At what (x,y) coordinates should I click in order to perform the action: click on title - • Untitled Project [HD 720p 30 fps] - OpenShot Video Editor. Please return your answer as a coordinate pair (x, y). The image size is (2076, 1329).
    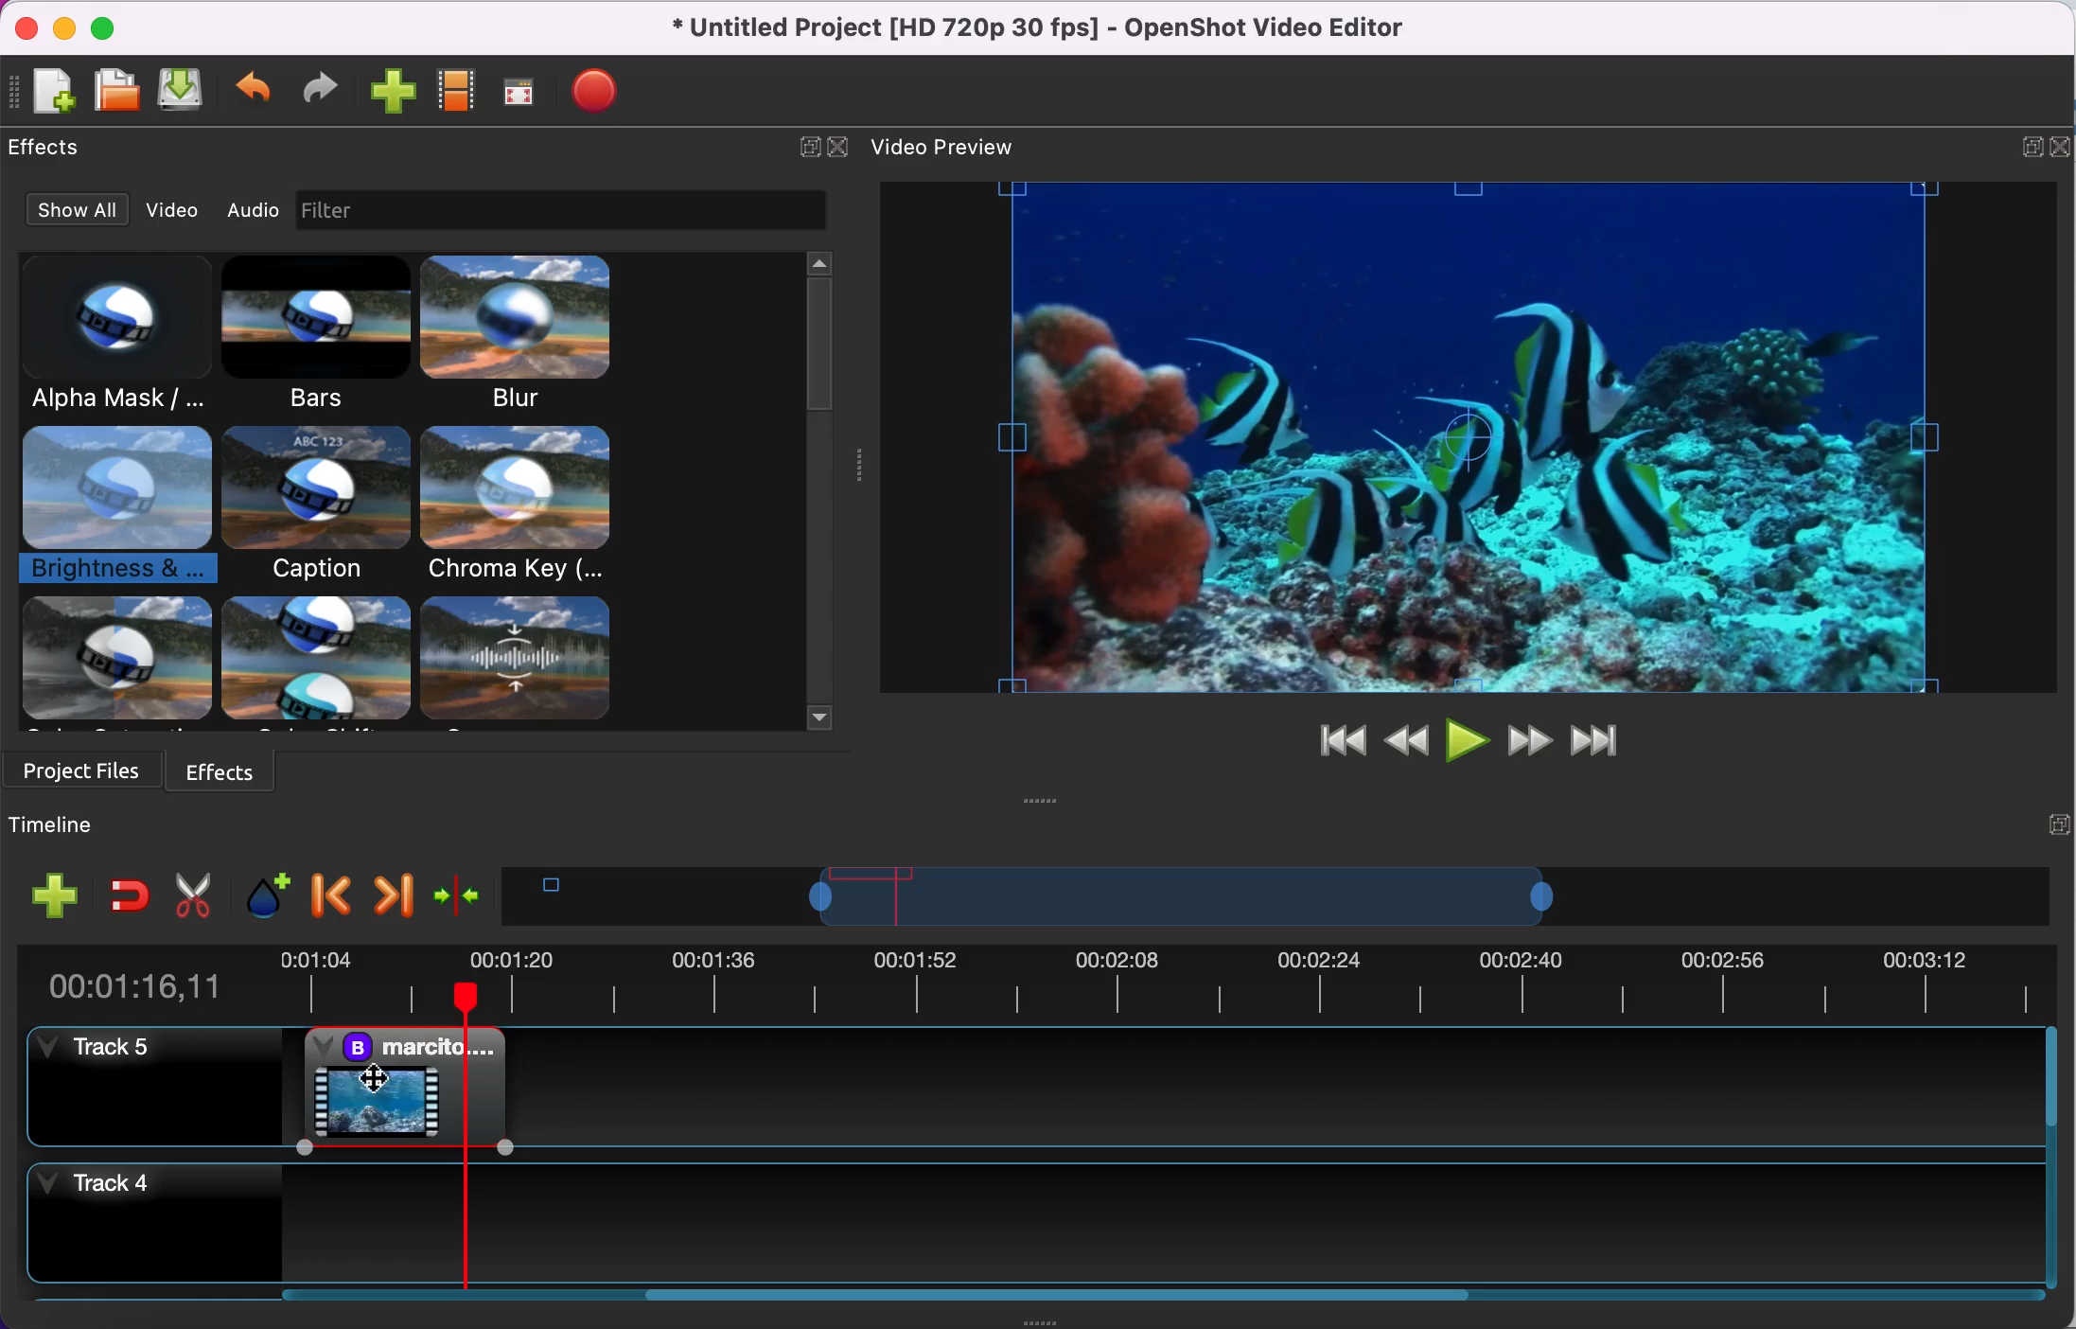
    Looking at the image, I should click on (1029, 28).